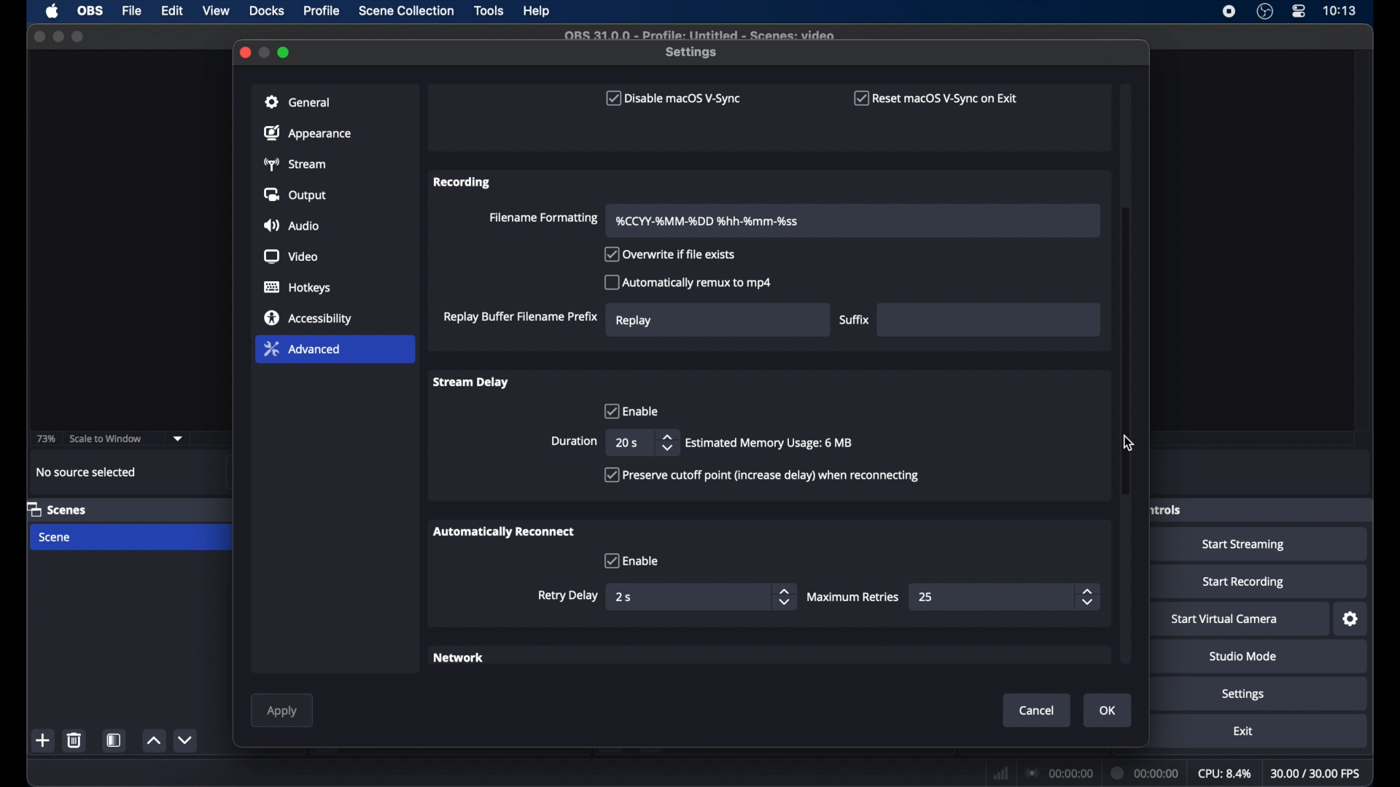 This screenshot has width=1400, height=787. Describe the element at coordinates (57, 509) in the screenshot. I see `scenes` at that location.